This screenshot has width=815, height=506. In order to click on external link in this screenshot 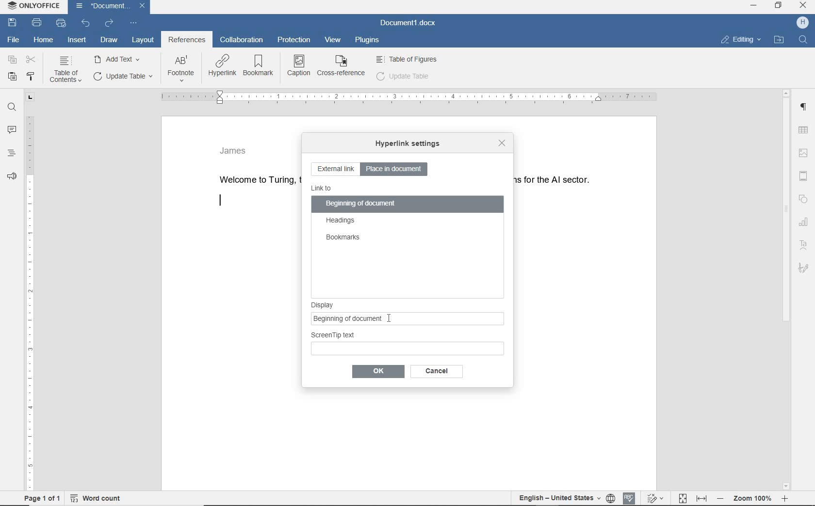, I will do `click(335, 170)`.